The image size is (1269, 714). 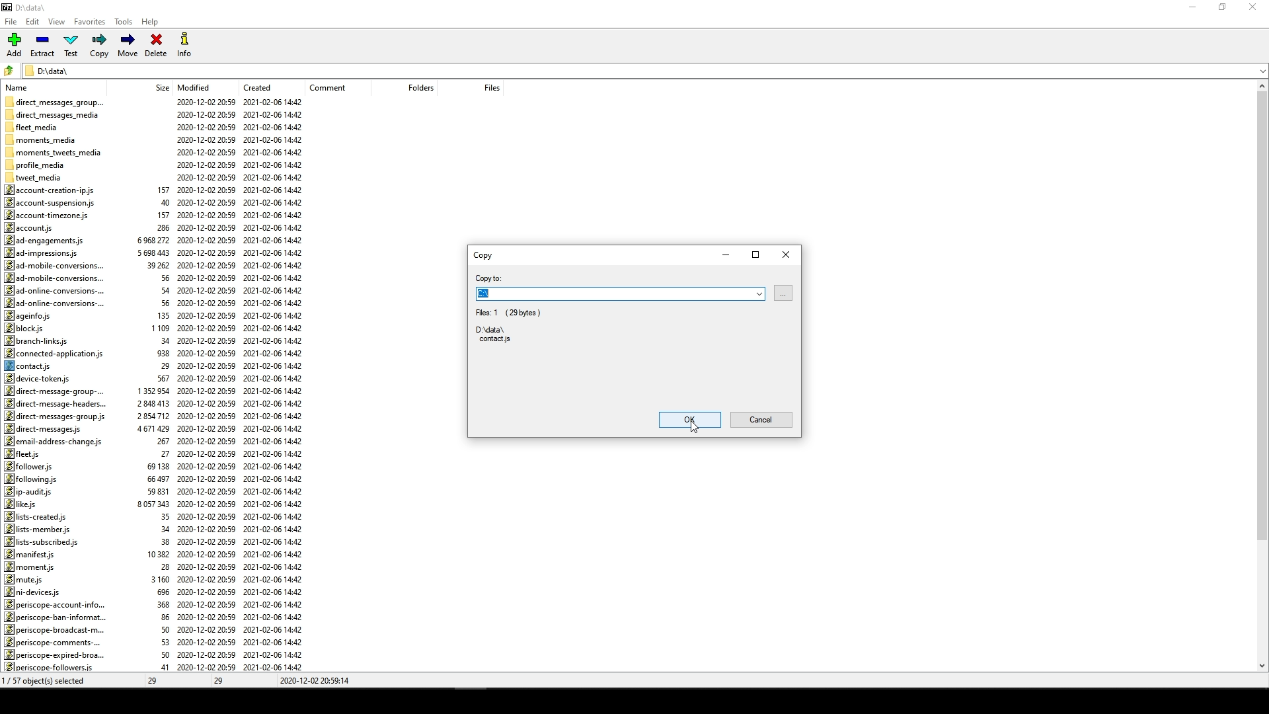 I want to click on contacts.js, so click(x=32, y=366).